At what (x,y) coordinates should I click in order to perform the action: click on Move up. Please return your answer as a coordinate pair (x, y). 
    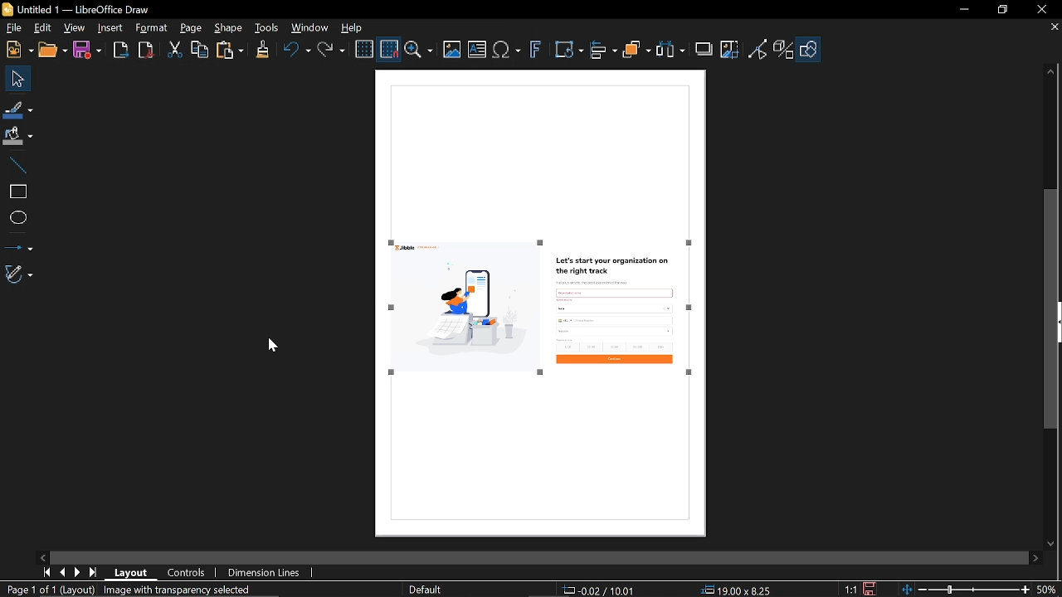
    Looking at the image, I should click on (1050, 75).